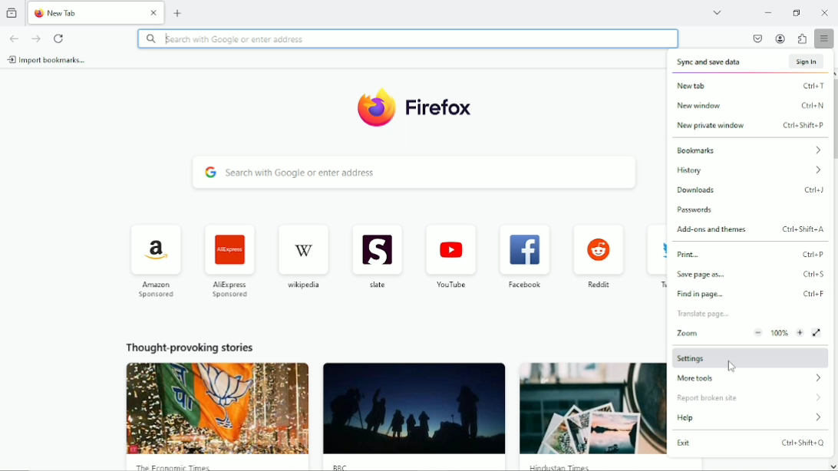 The width and height of the screenshot is (838, 471). I want to click on History >, so click(745, 171).